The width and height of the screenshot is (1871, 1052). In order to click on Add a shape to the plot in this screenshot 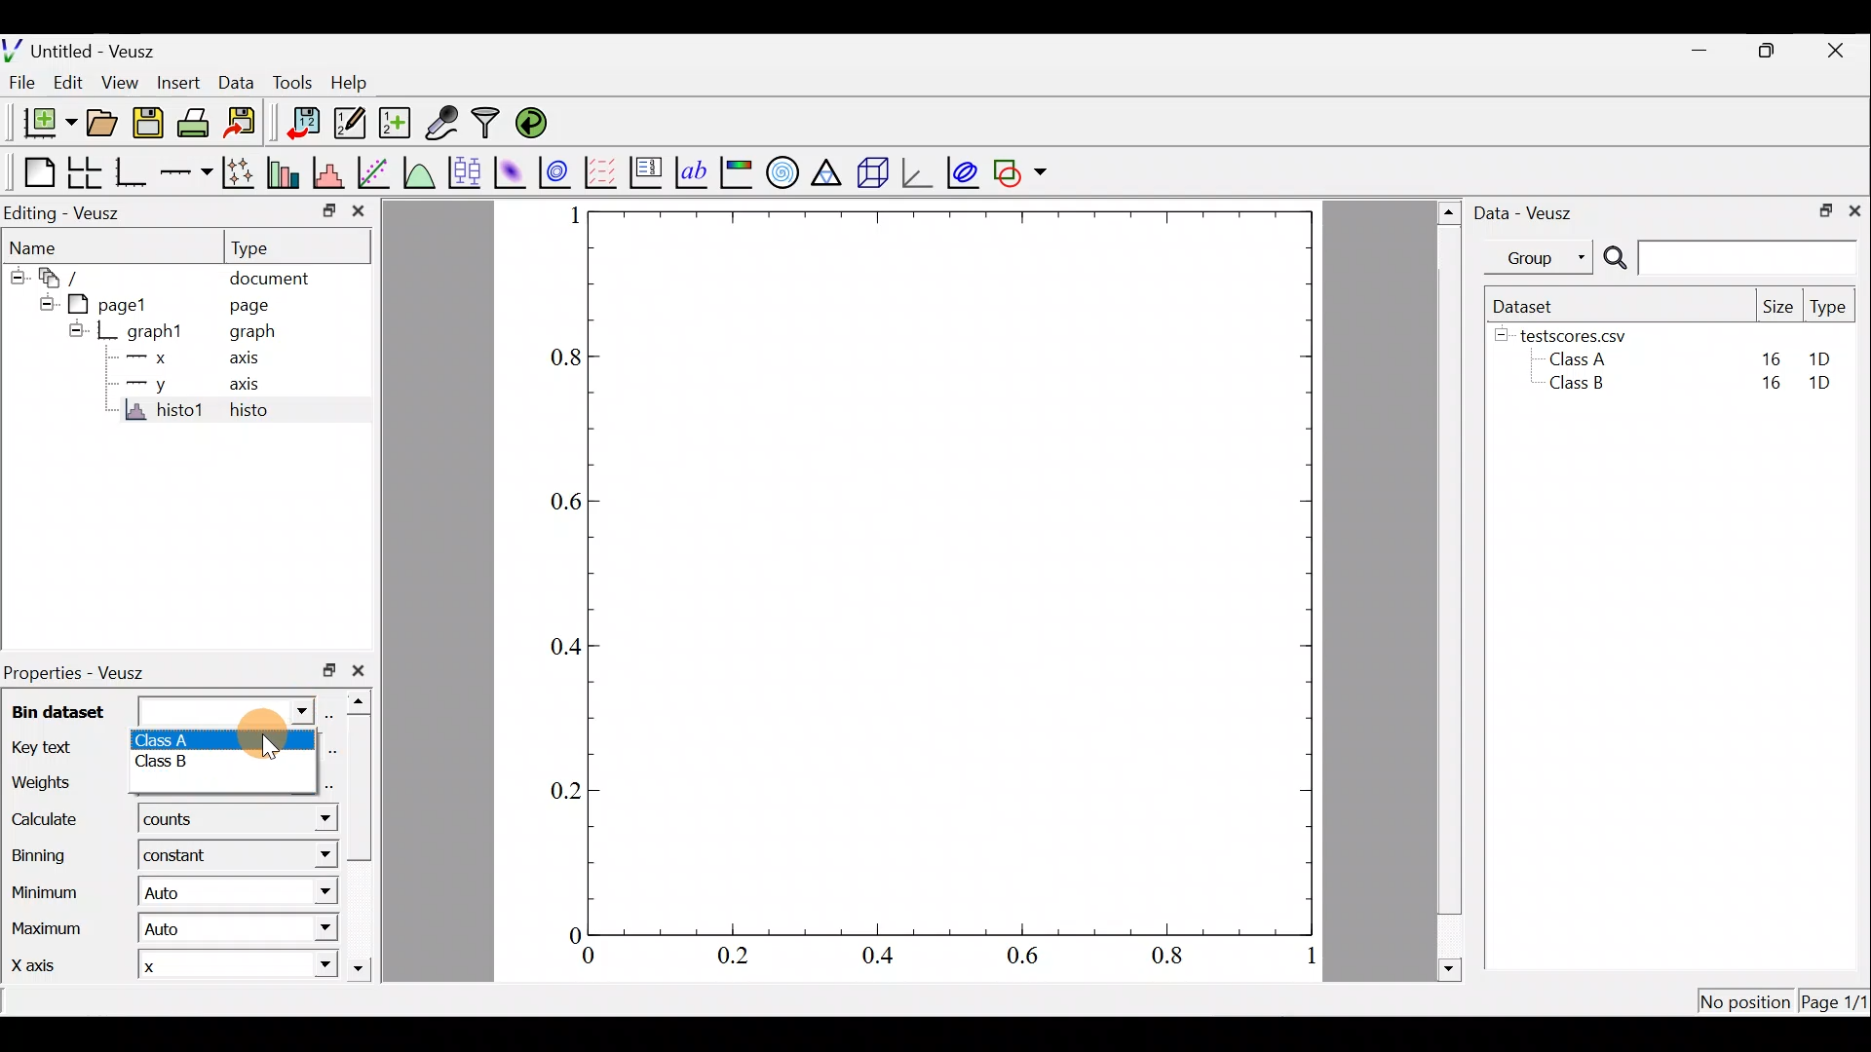, I will do `click(1024, 172)`.